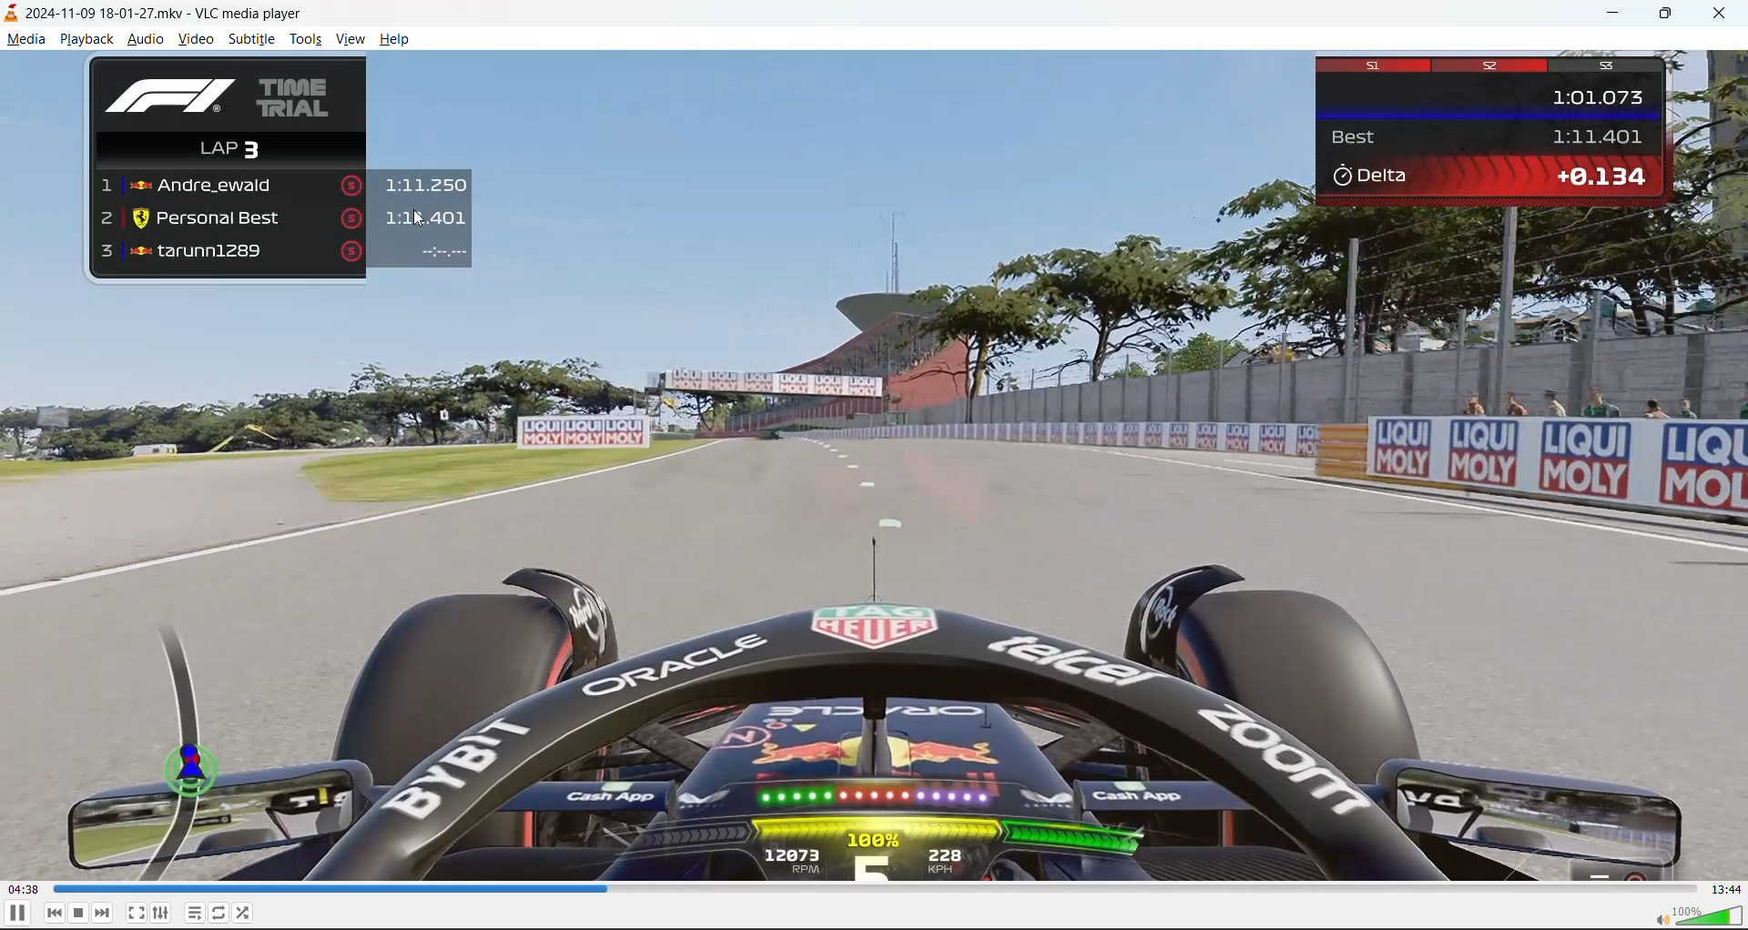 The width and height of the screenshot is (1748, 930). I want to click on icon, so click(12, 12).